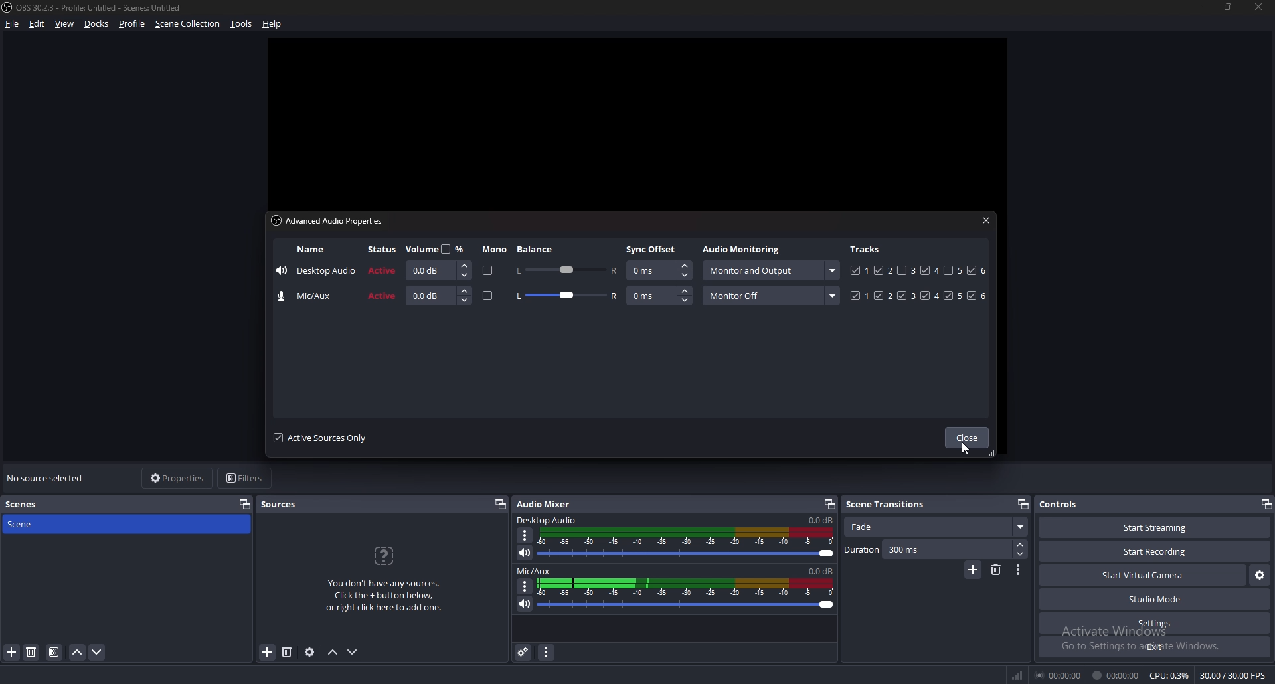 This screenshot has width=1275, height=684. Describe the element at coordinates (388, 580) in the screenshot. I see `You don't have any sources.
Click the + button below,
or right click here to add one.` at that location.